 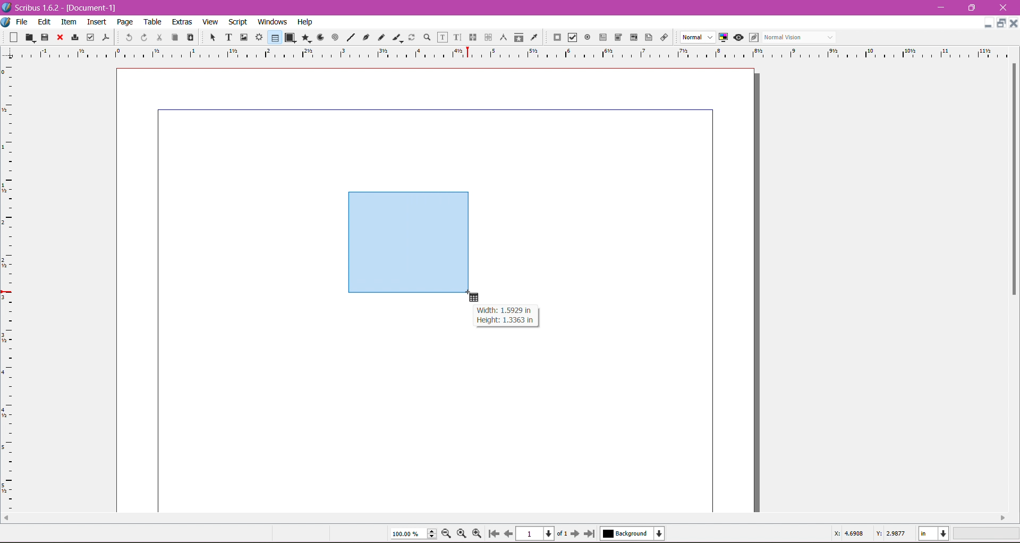 What do you see at coordinates (107, 35) in the screenshot?
I see `Save as PDF` at bounding box center [107, 35].